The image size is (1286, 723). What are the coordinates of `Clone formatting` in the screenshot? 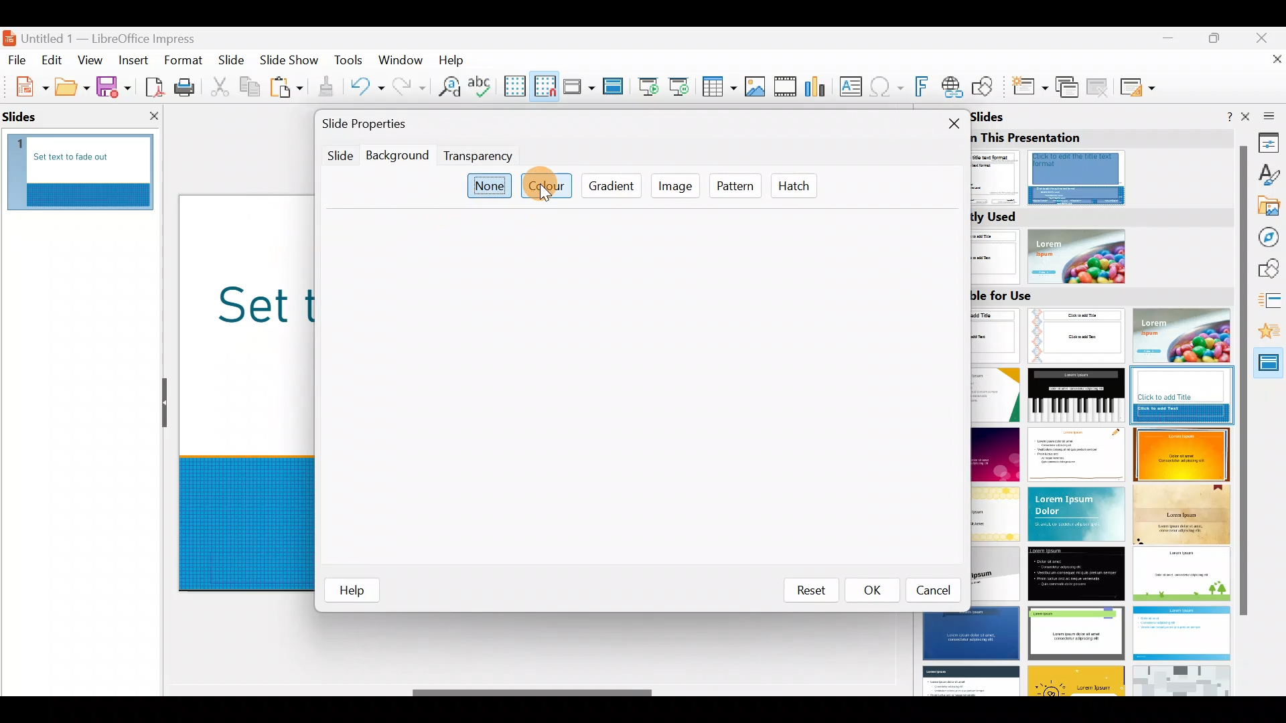 It's located at (328, 87).